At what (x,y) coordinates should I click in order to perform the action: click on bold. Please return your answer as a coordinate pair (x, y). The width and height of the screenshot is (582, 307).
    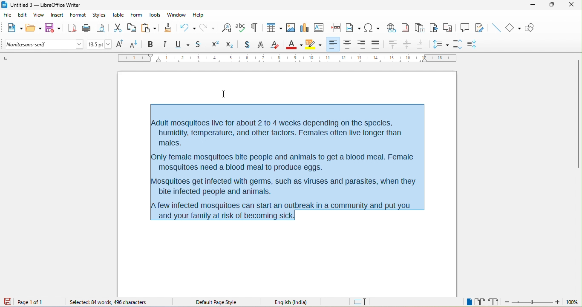
    Looking at the image, I should click on (150, 45).